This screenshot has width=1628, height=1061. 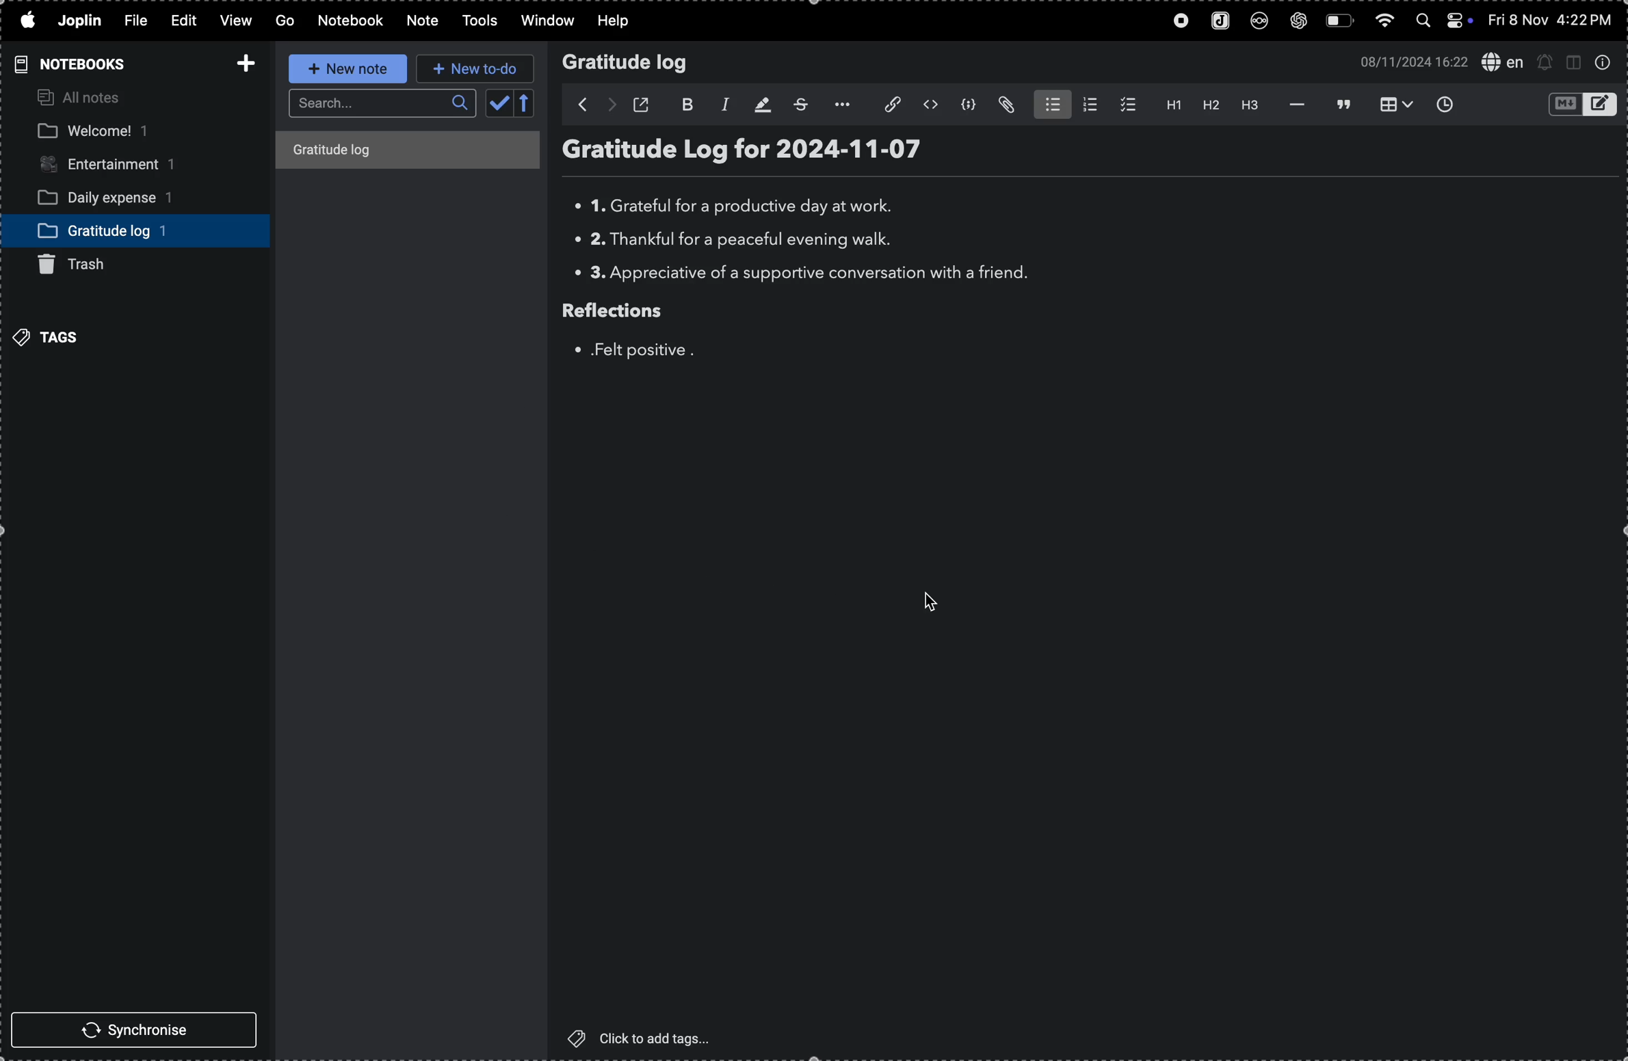 I want to click on tools, so click(x=484, y=21).